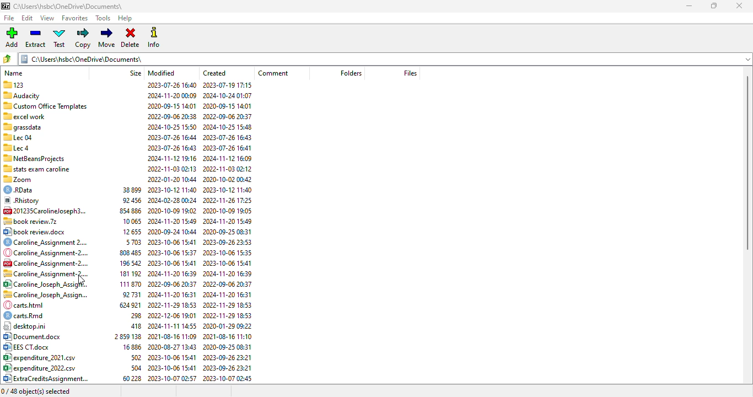 The height and width of the screenshot is (397, 753). I want to click on | desktop.ini 418 2024-11-11 14:55 2020-01-29 09:22, so click(127, 326).